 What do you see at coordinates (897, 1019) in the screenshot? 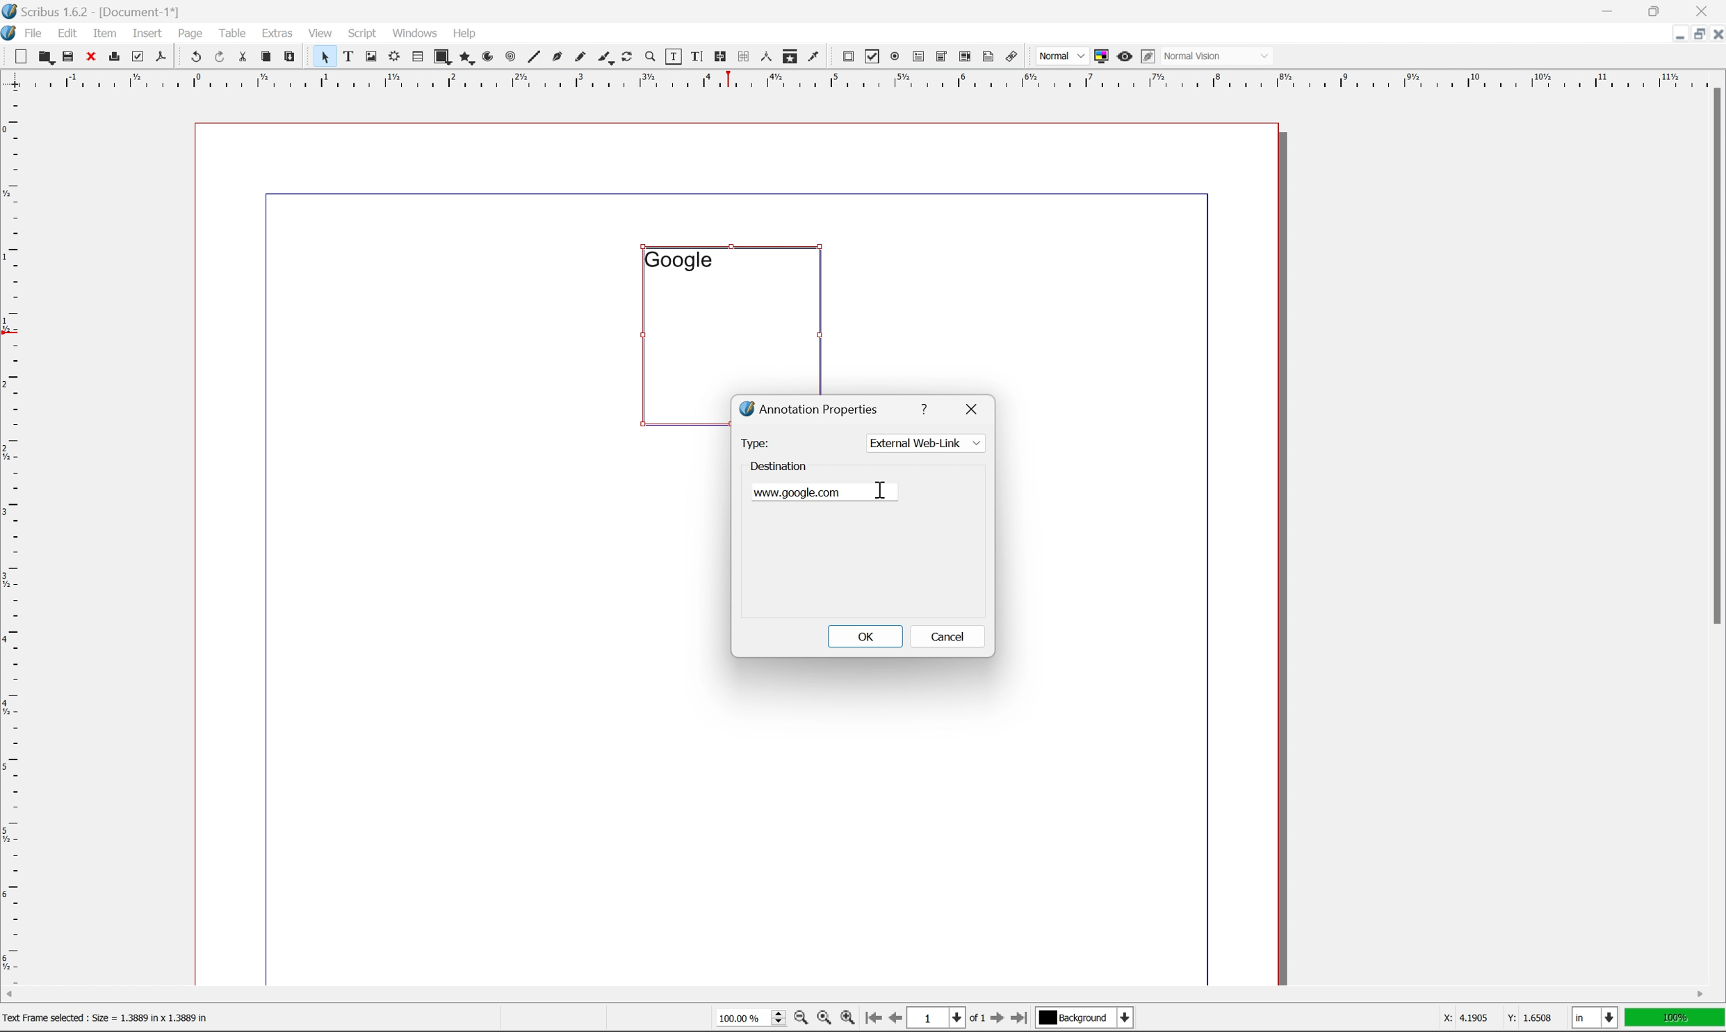
I see `go to previous page` at bounding box center [897, 1019].